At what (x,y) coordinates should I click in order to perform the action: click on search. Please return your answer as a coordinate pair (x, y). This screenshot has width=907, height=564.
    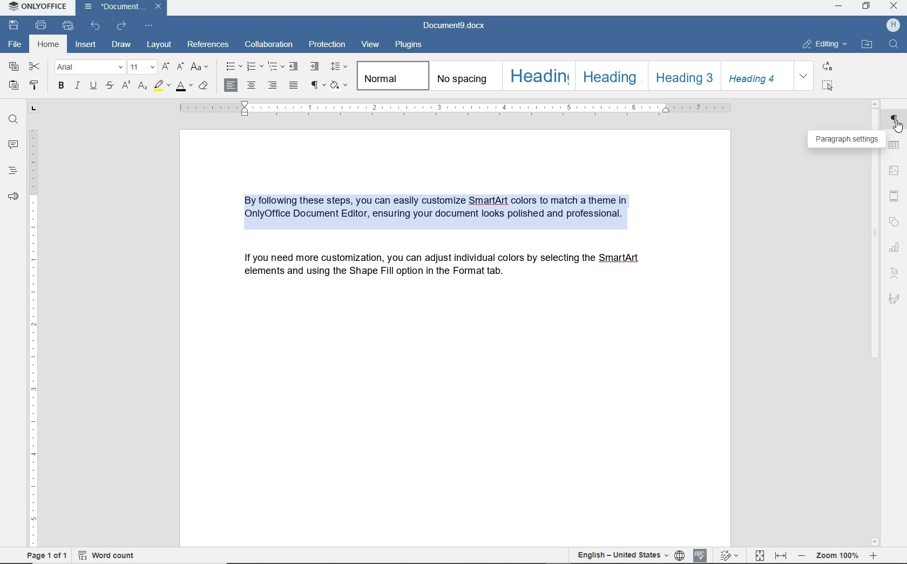
    Looking at the image, I should click on (894, 44).